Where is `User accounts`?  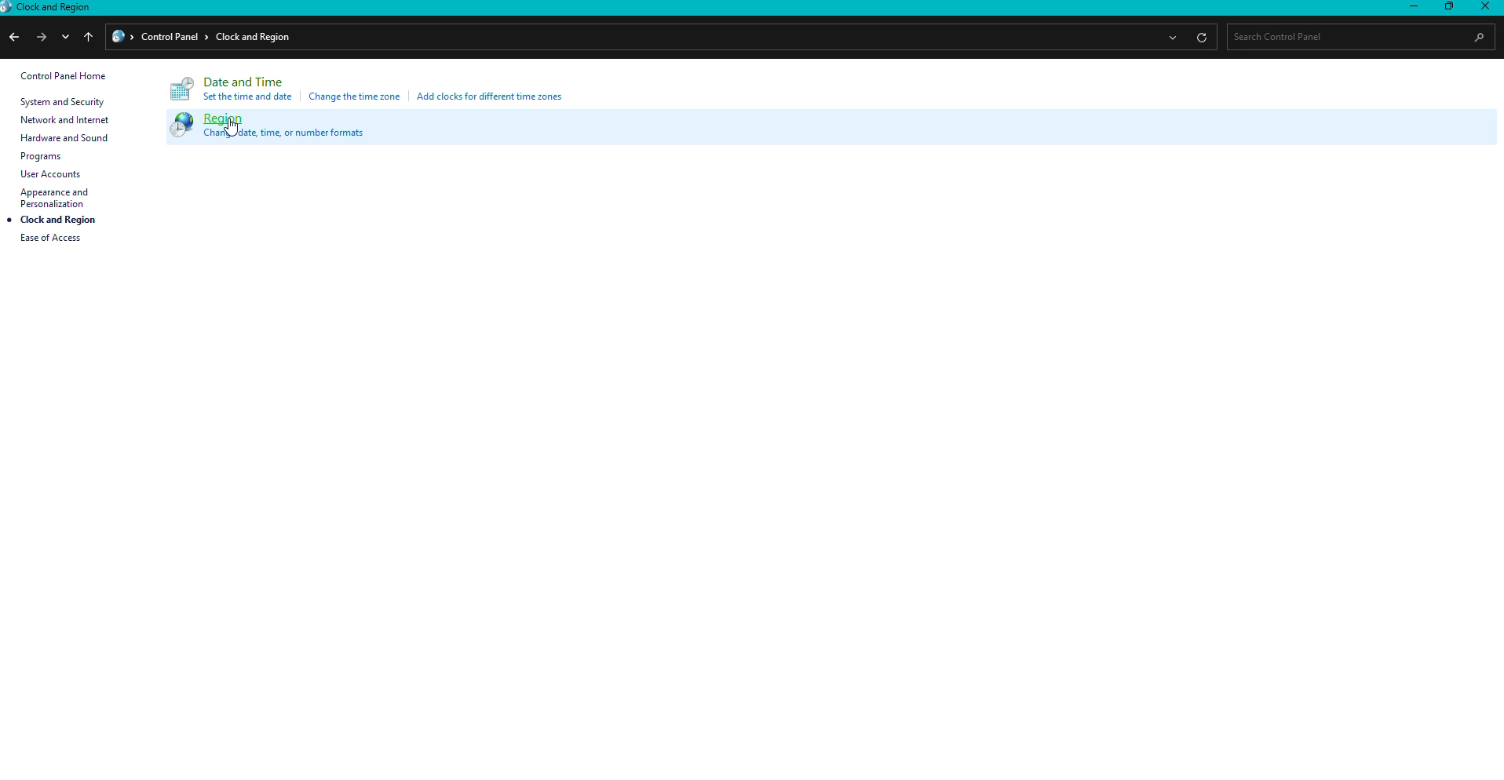
User accounts is located at coordinates (51, 174).